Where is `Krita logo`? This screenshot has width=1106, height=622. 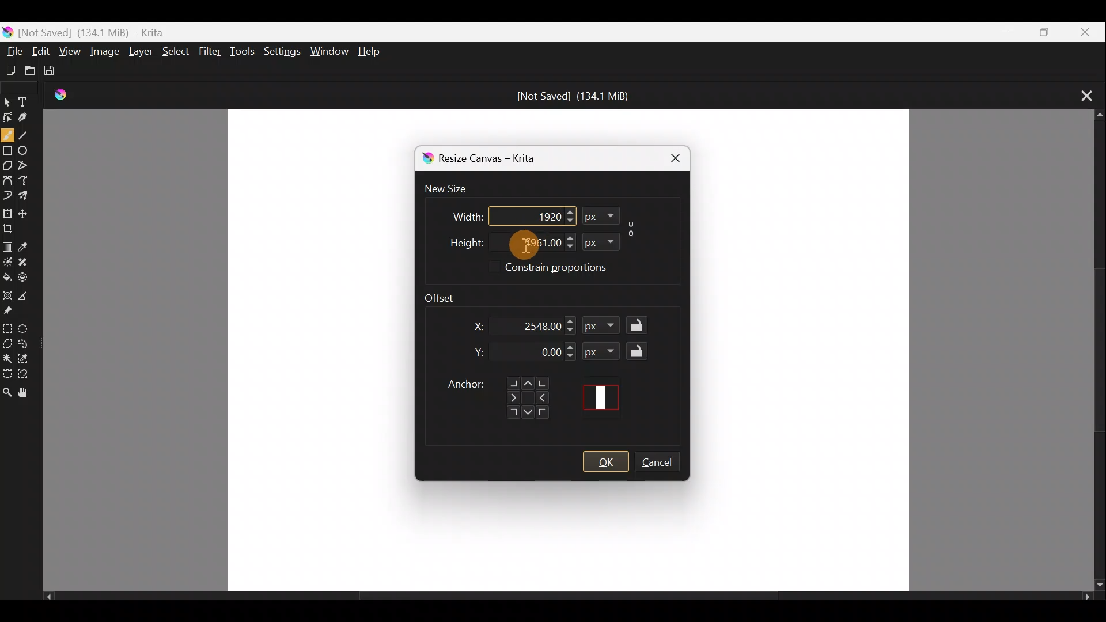
Krita logo is located at coordinates (425, 158).